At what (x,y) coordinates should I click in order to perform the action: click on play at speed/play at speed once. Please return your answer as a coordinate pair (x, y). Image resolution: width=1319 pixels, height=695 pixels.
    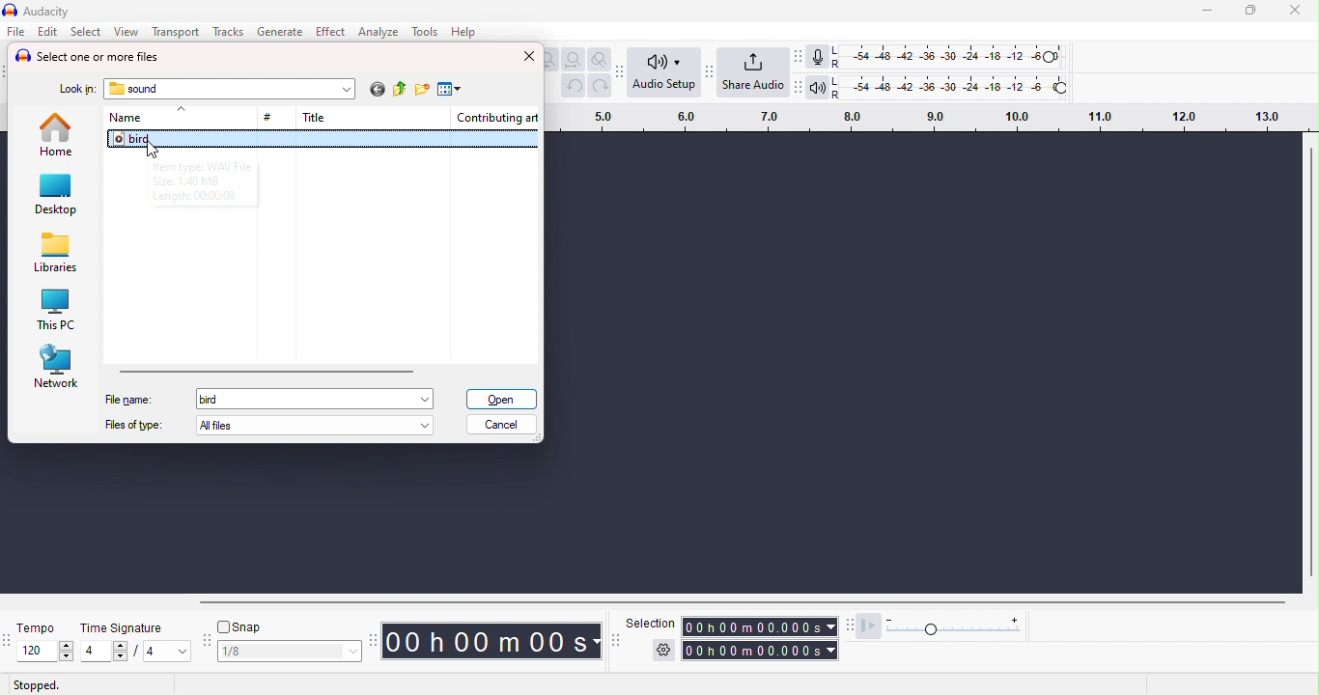
    Looking at the image, I should click on (873, 625).